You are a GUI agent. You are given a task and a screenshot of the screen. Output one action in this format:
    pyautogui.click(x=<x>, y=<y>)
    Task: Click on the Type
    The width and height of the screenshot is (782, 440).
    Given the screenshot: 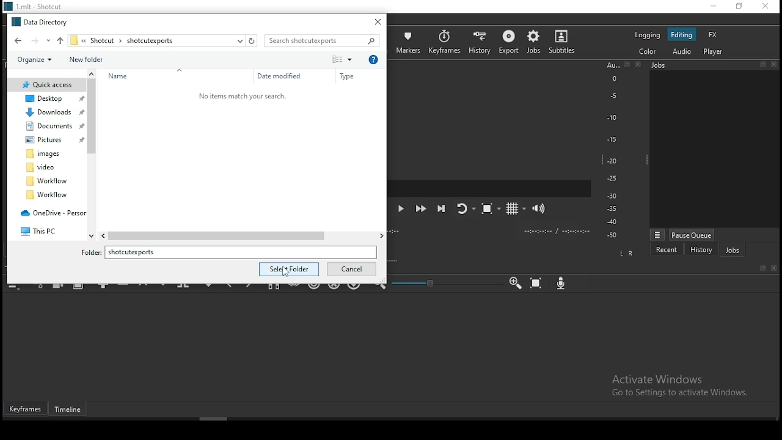 What is the action you would take?
    pyautogui.click(x=373, y=59)
    